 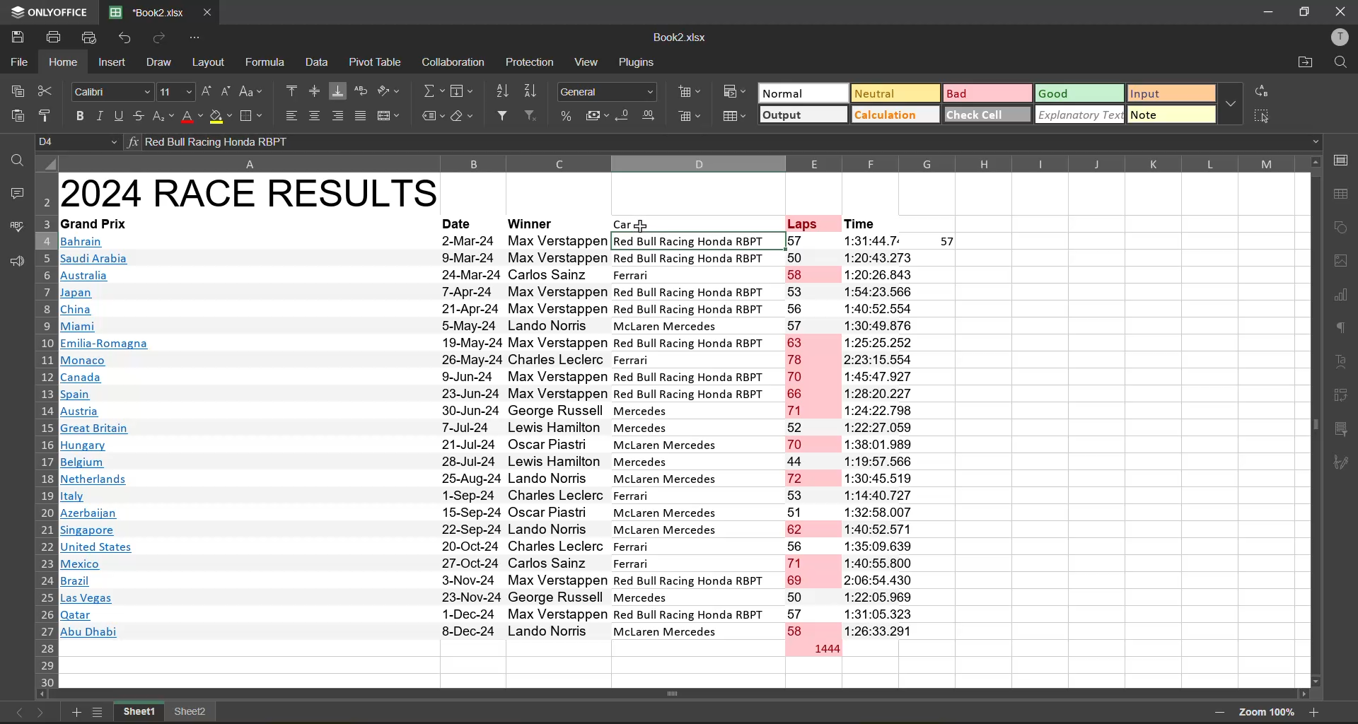 What do you see at coordinates (50, 37) in the screenshot?
I see `print` at bounding box center [50, 37].